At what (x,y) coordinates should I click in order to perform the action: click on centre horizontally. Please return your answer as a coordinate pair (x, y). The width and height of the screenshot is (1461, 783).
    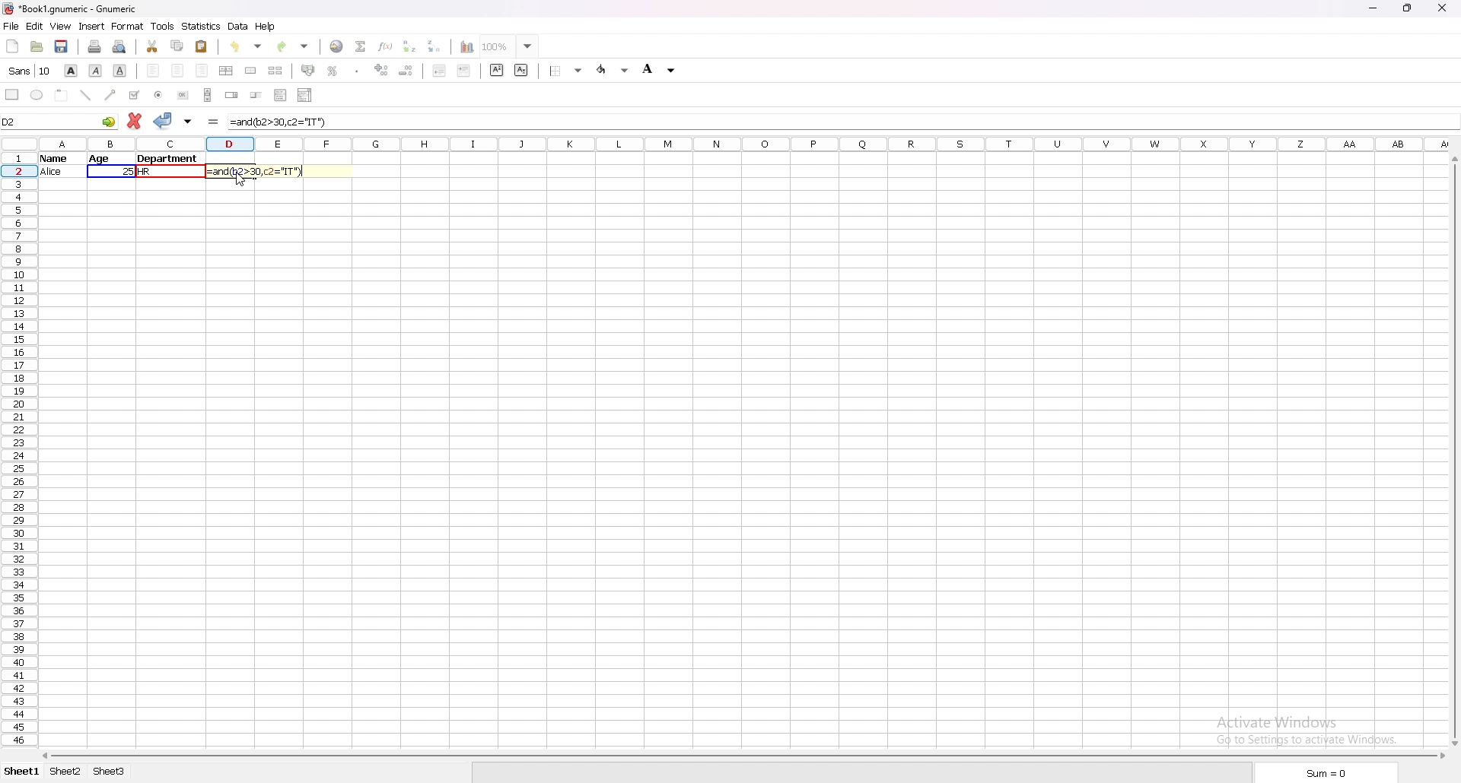
    Looking at the image, I should click on (227, 71).